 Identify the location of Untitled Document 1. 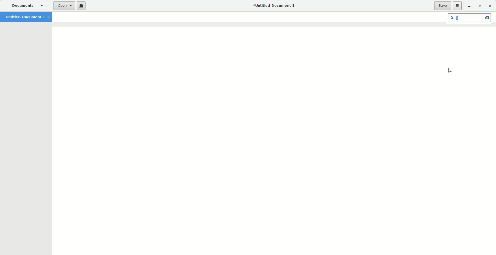
(27, 18).